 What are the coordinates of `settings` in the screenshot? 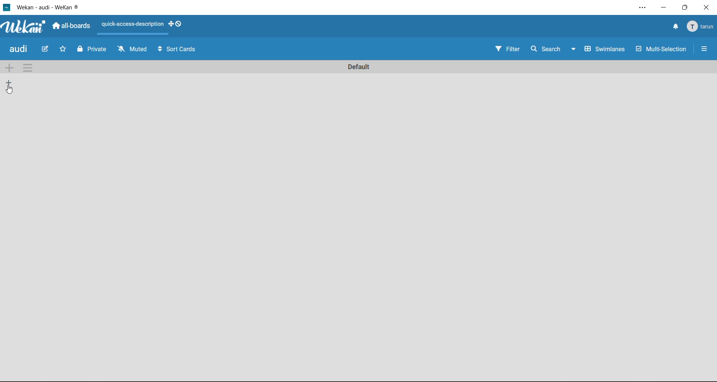 It's located at (641, 7).